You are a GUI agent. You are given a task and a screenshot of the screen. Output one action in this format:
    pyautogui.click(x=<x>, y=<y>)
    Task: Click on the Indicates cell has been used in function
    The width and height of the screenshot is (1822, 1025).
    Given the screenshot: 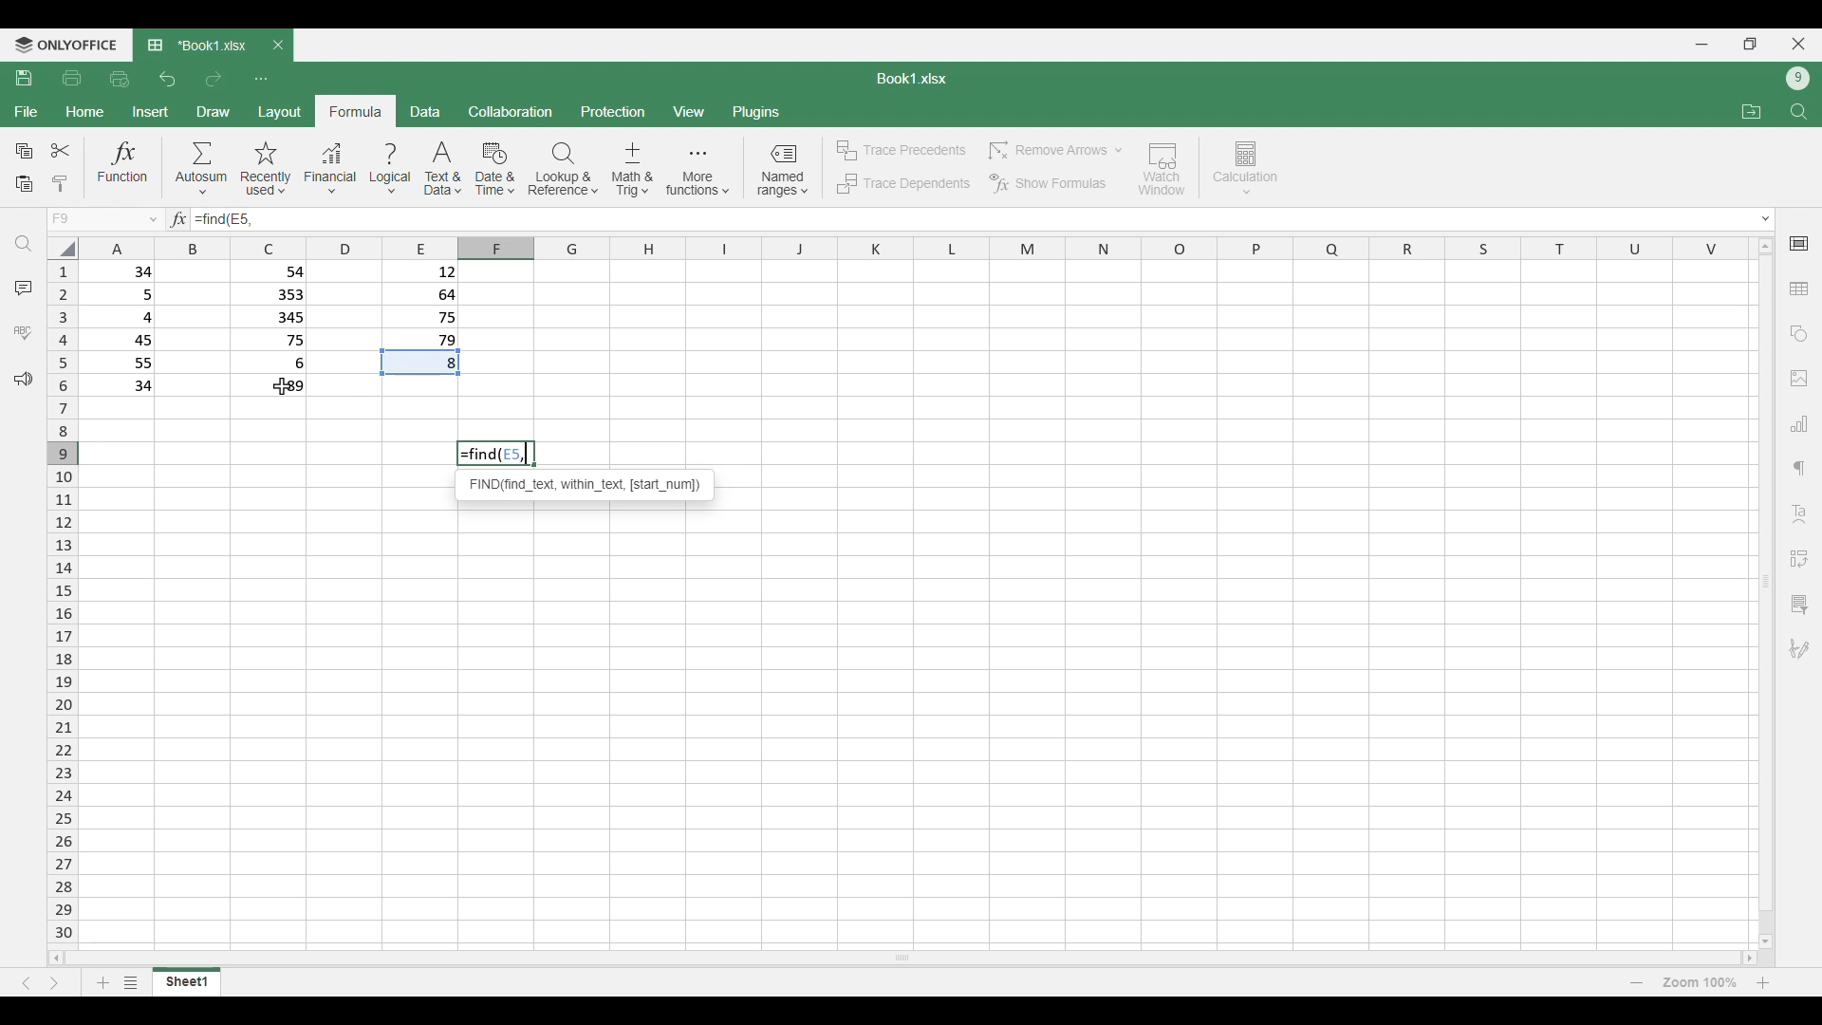 What is the action you would take?
    pyautogui.click(x=421, y=363)
    